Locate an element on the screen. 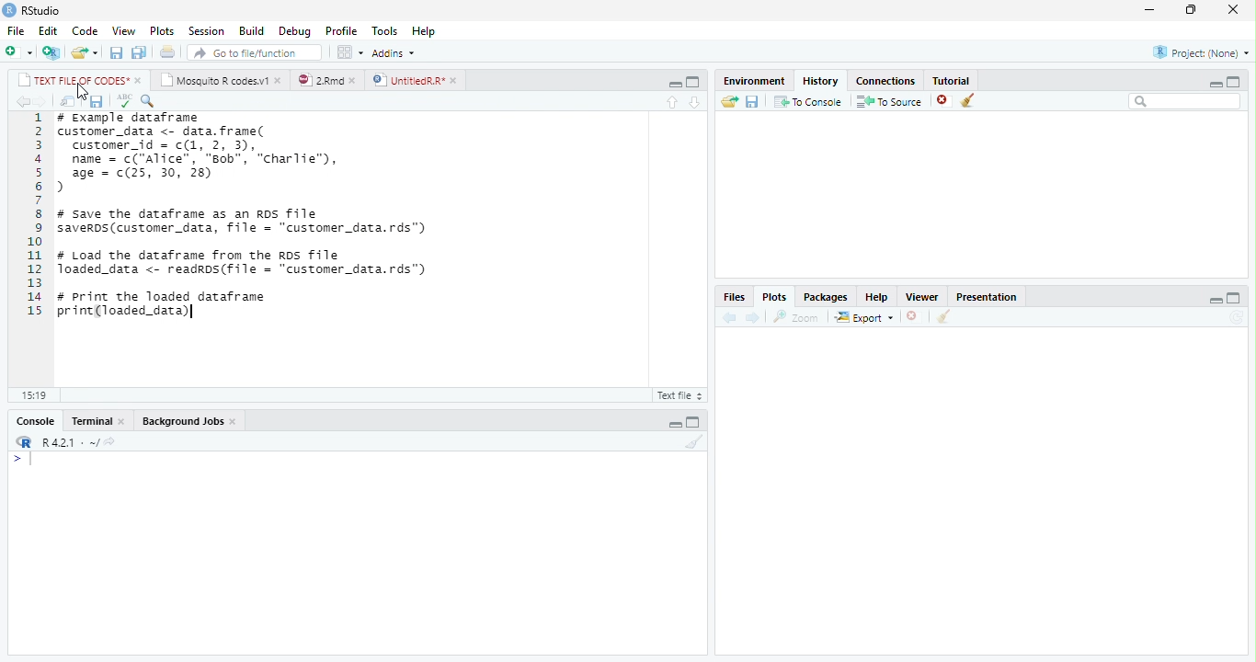  UntitledR.R is located at coordinates (407, 79).